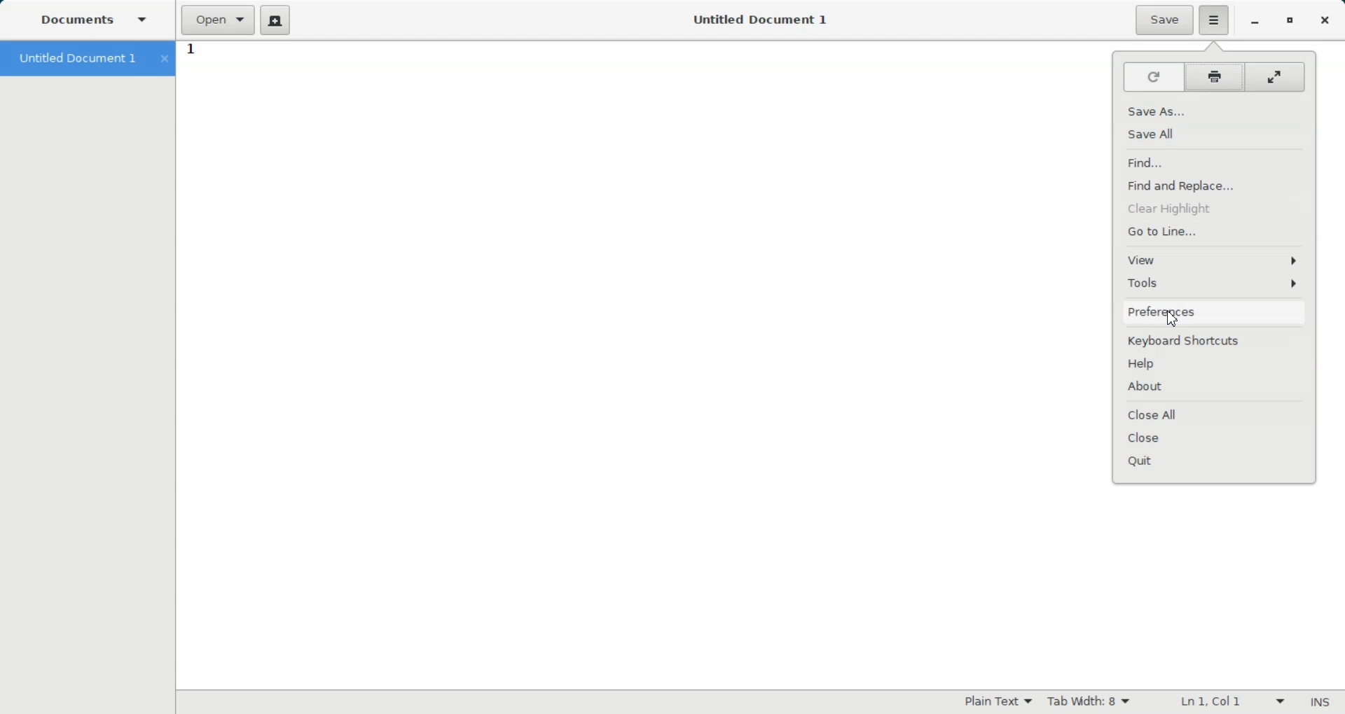  What do you see at coordinates (85, 59) in the screenshot?
I see `Untitled Document 1 ` at bounding box center [85, 59].